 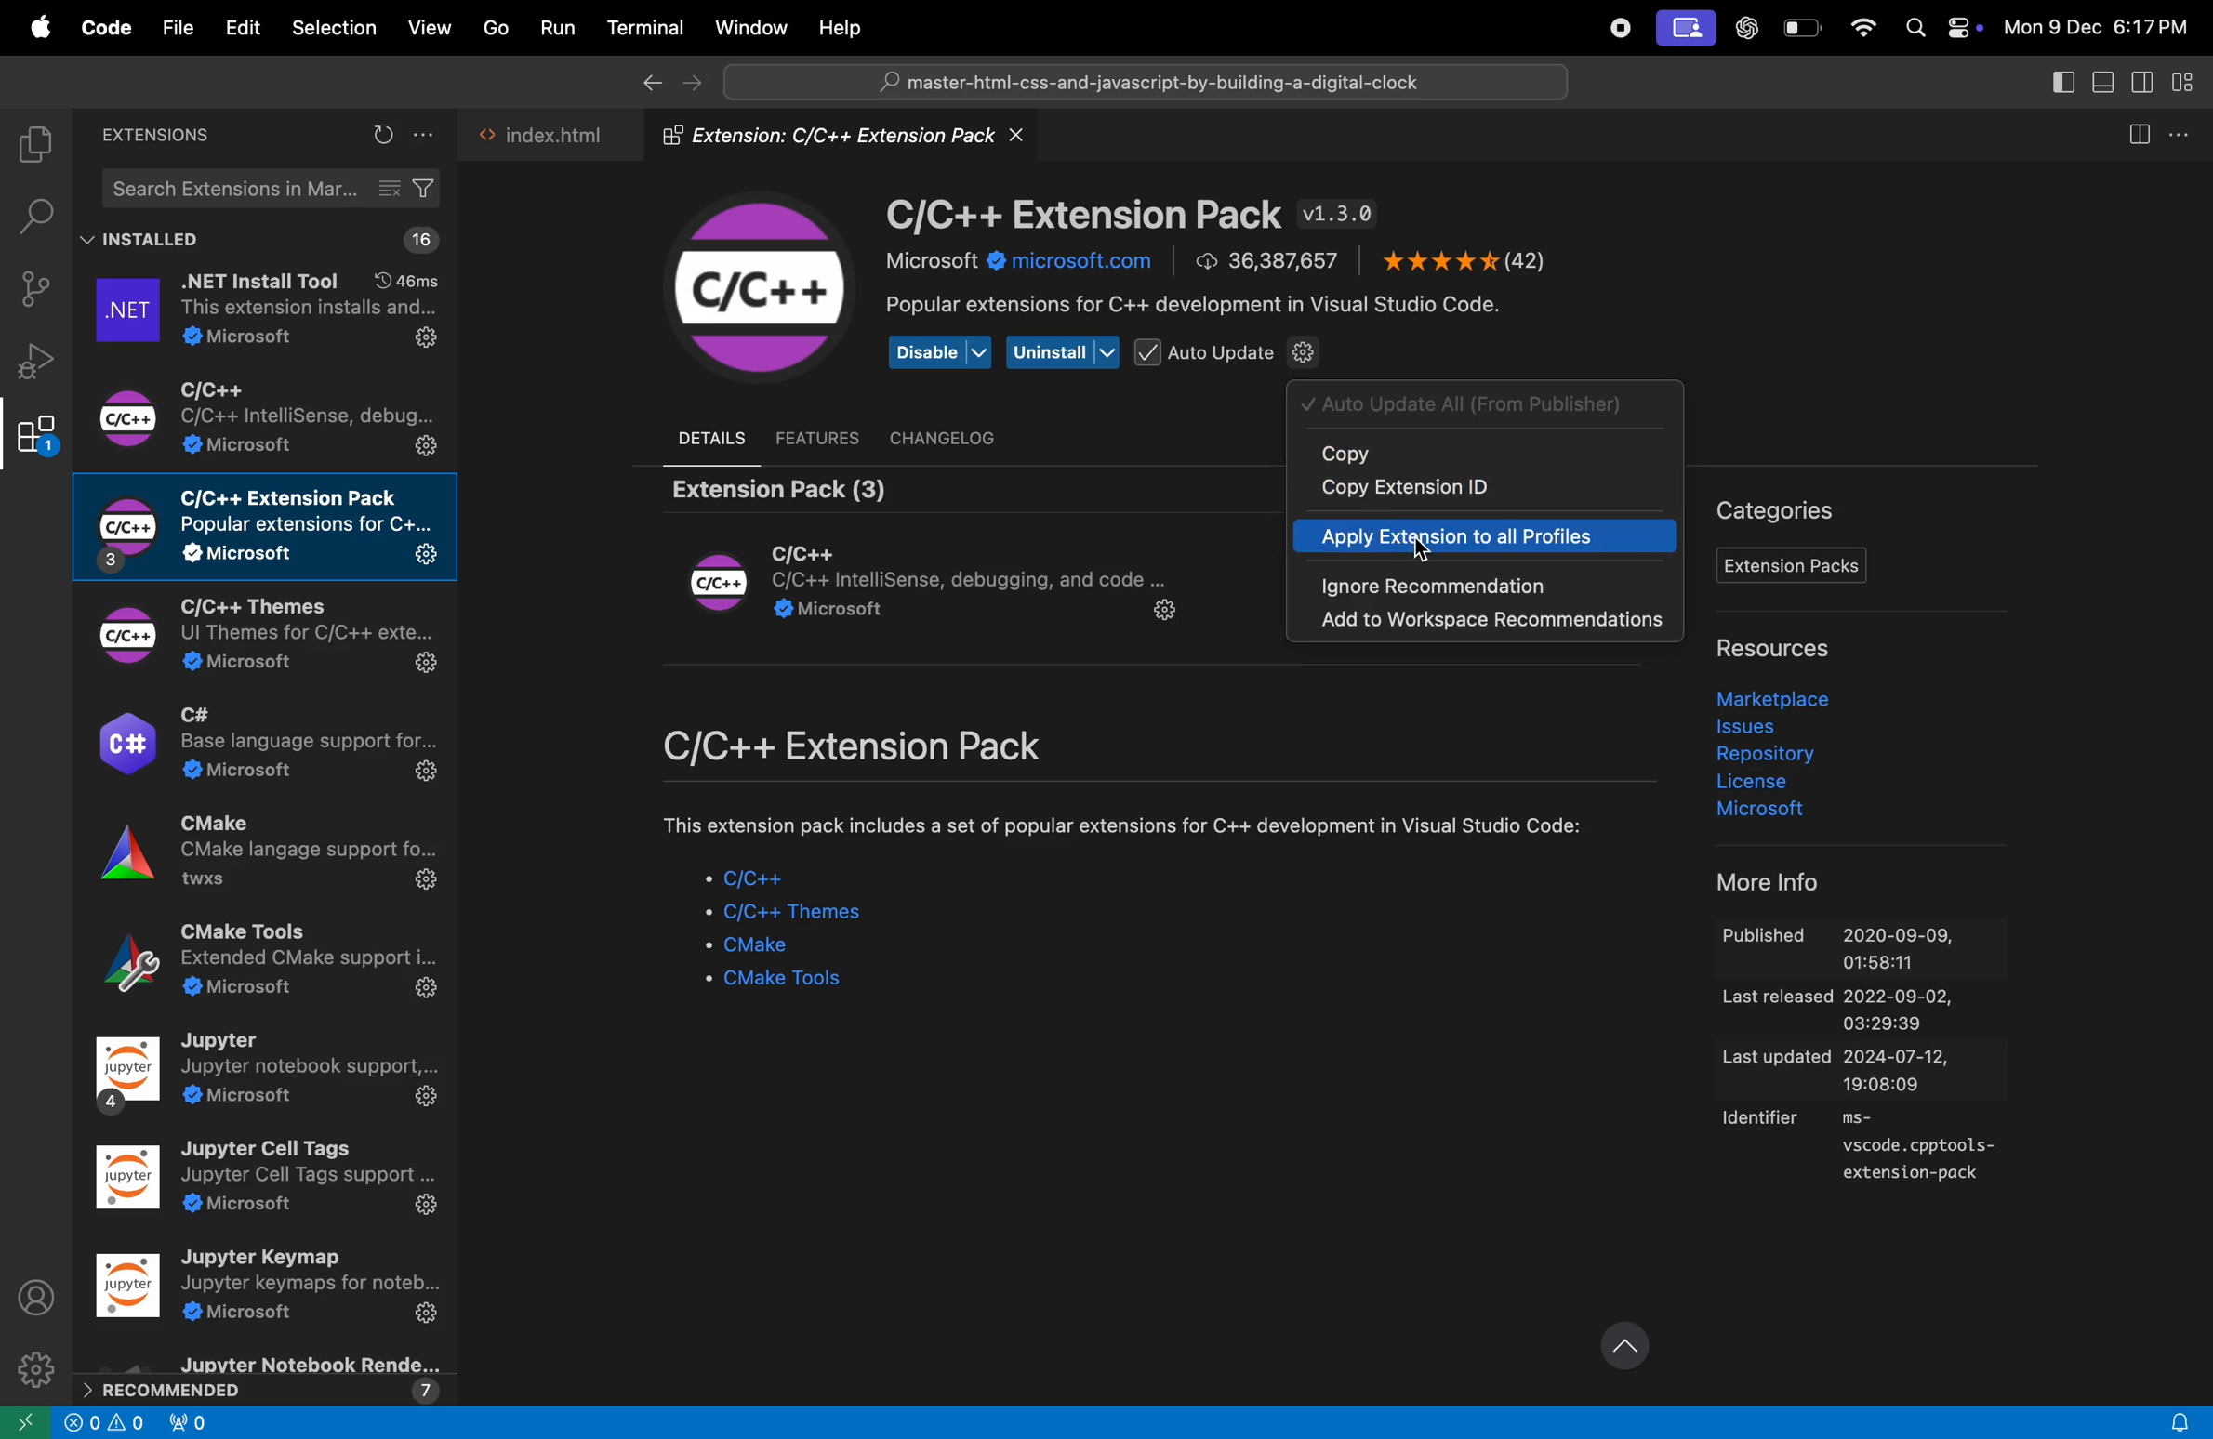 What do you see at coordinates (257, 636) in the screenshot?
I see `C/C++ themes` at bounding box center [257, 636].